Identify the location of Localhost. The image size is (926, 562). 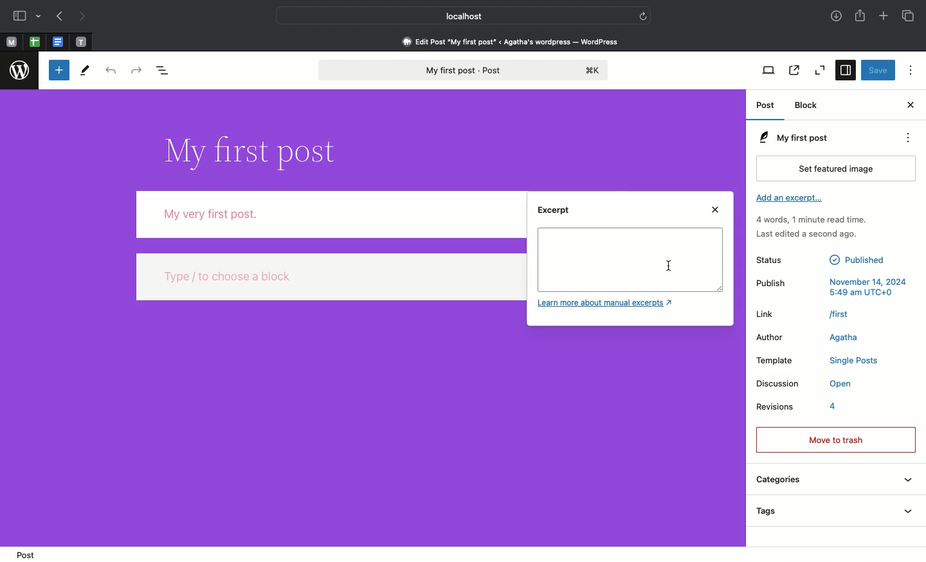
(455, 16).